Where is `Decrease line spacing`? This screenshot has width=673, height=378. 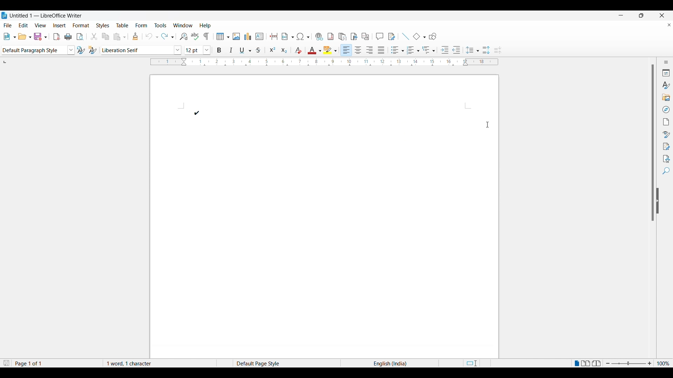
Decrease line spacing is located at coordinates (500, 49).